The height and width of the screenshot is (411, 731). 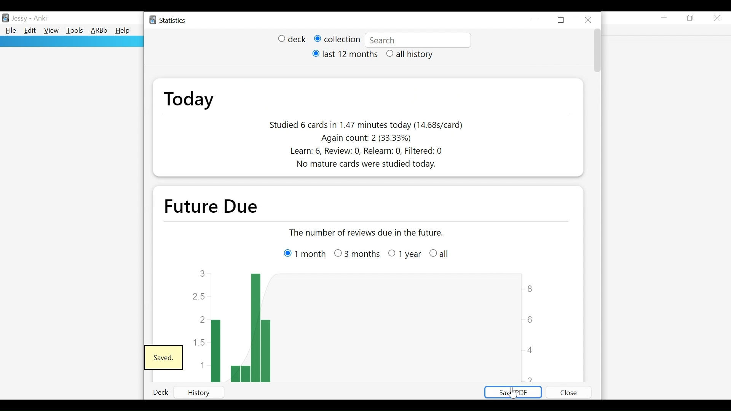 I want to click on No mature cards were studied today, so click(x=362, y=165).